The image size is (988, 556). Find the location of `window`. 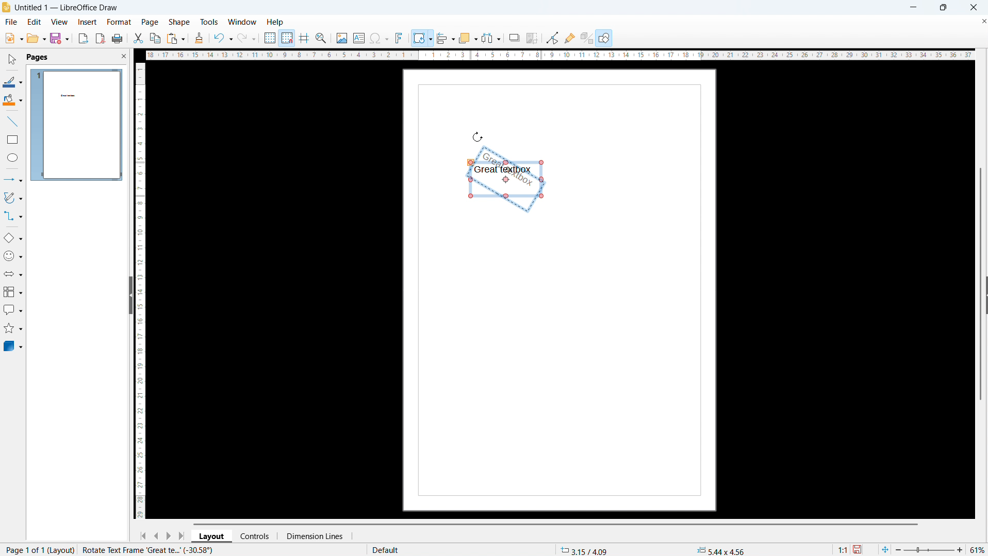

window is located at coordinates (242, 22).